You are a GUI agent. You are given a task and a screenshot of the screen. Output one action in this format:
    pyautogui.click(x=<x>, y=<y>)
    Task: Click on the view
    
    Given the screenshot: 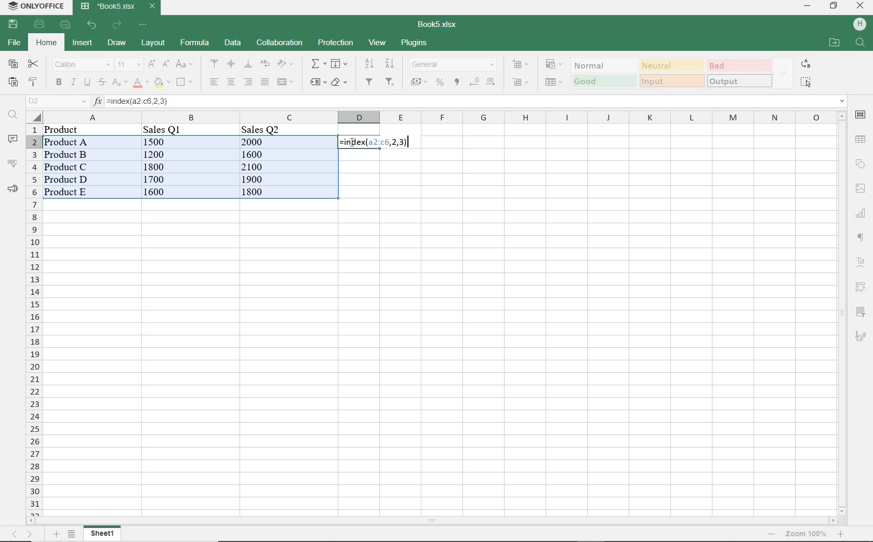 What is the action you would take?
    pyautogui.click(x=377, y=43)
    